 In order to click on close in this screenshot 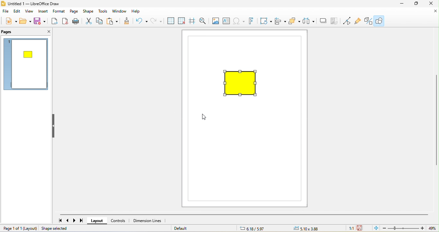, I will do `click(45, 31)`.